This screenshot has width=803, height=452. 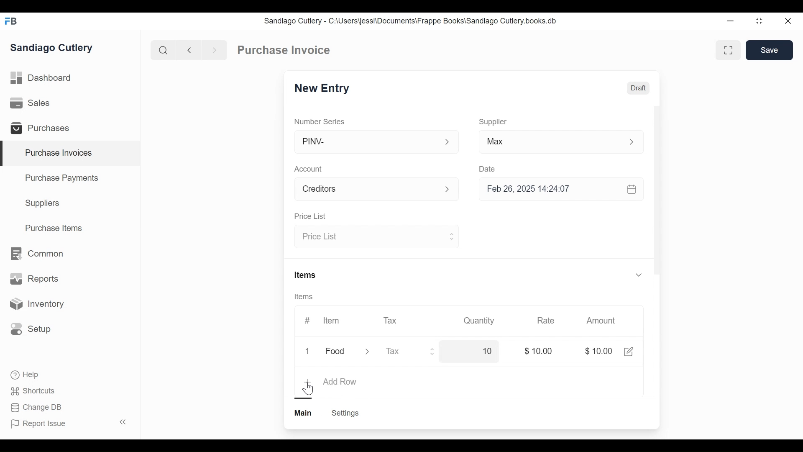 What do you see at coordinates (603, 321) in the screenshot?
I see `Amount` at bounding box center [603, 321].